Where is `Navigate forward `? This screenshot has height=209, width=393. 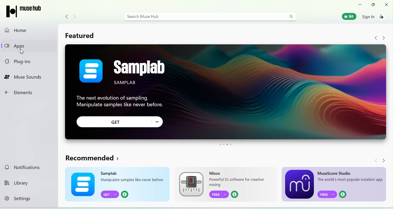 Navigate forward  is located at coordinates (387, 160).